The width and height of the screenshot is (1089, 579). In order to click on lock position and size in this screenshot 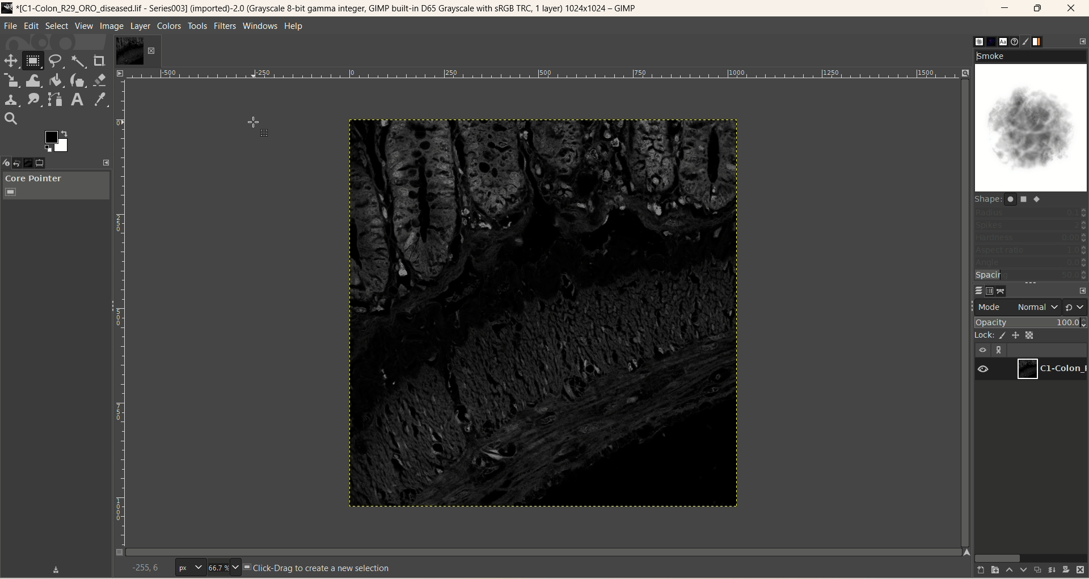, I will do `click(1015, 336)`.